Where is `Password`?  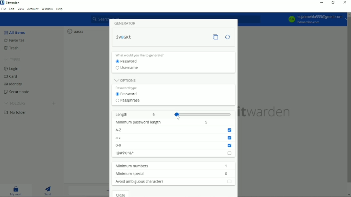
Password is located at coordinates (129, 61).